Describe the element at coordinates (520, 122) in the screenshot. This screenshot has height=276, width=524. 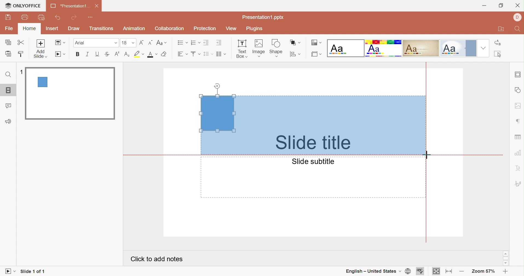
I see `Paragraph settings` at that location.